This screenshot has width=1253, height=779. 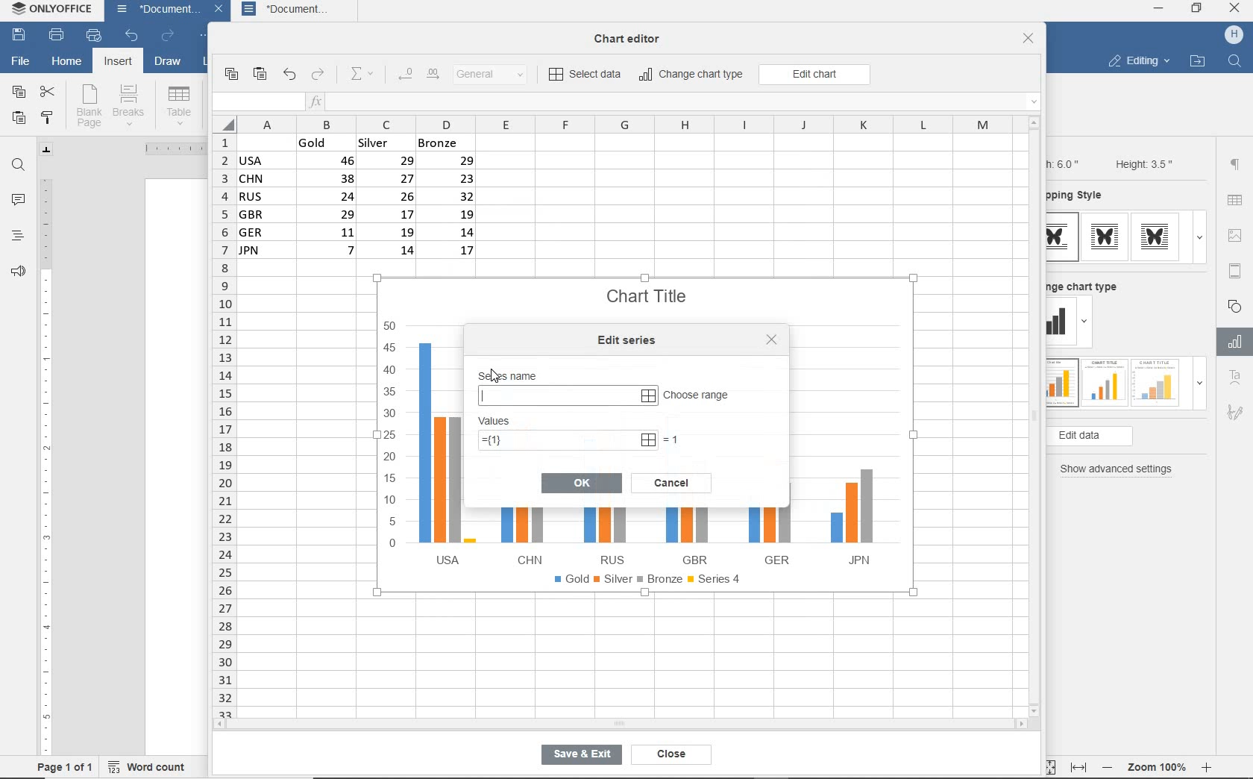 What do you see at coordinates (224, 725) in the screenshot?
I see `scroll left` at bounding box center [224, 725].